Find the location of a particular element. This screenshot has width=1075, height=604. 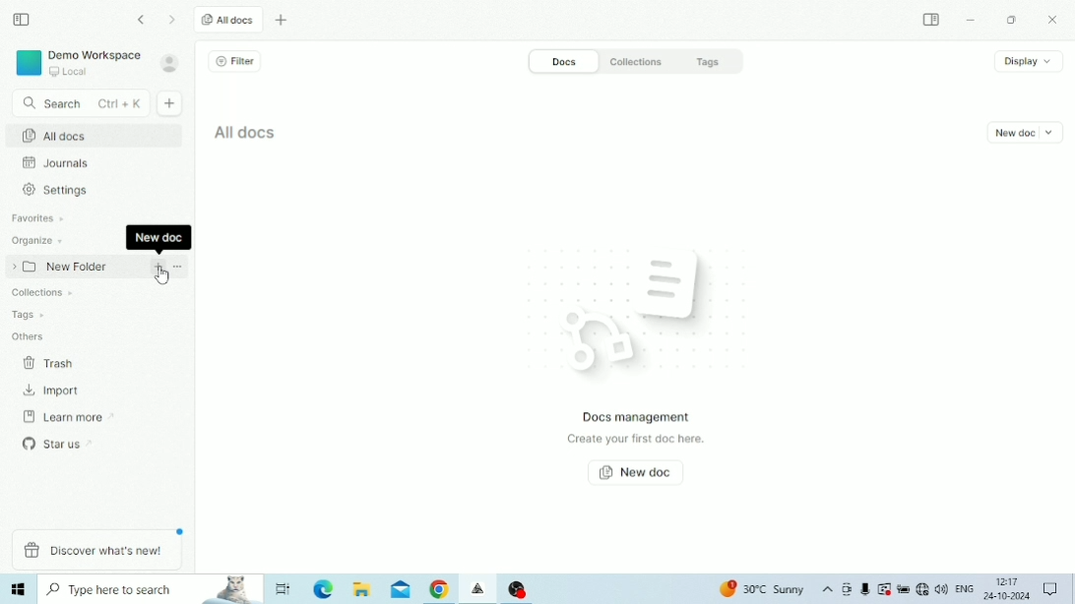

Create your first doc here is located at coordinates (638, 441).